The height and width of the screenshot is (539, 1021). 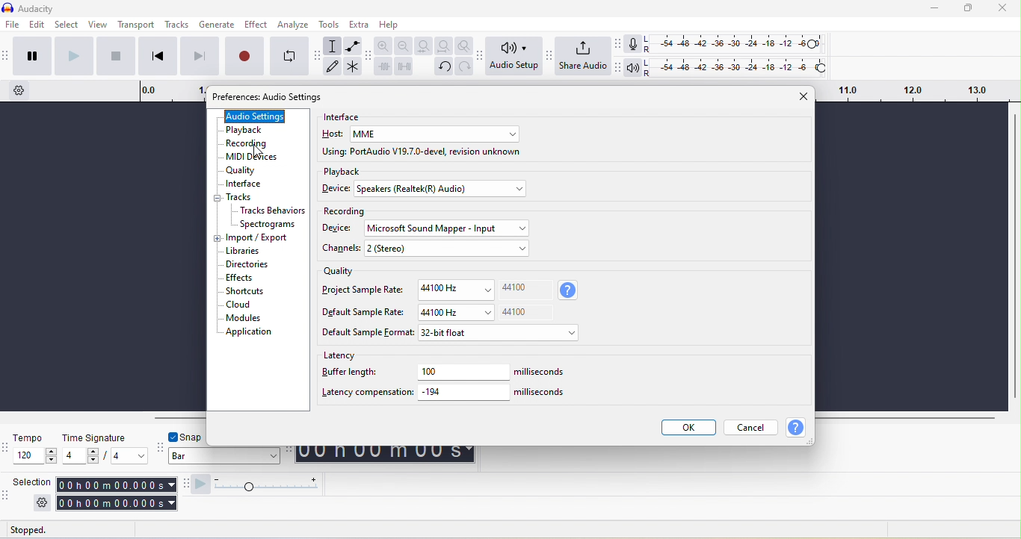 What do you see at coordinates (690, 427) in the screenshot?
I see `ok` at bounding box center [690, 427].